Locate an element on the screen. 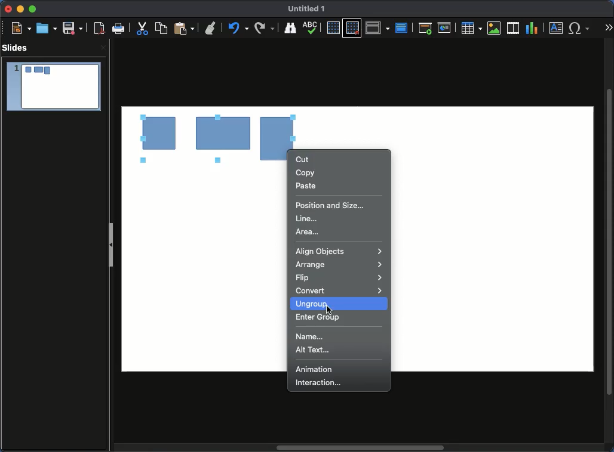 Image resolution: width=614 pixels, height=452 pixels. Chart is located at coordinates (533, 29).